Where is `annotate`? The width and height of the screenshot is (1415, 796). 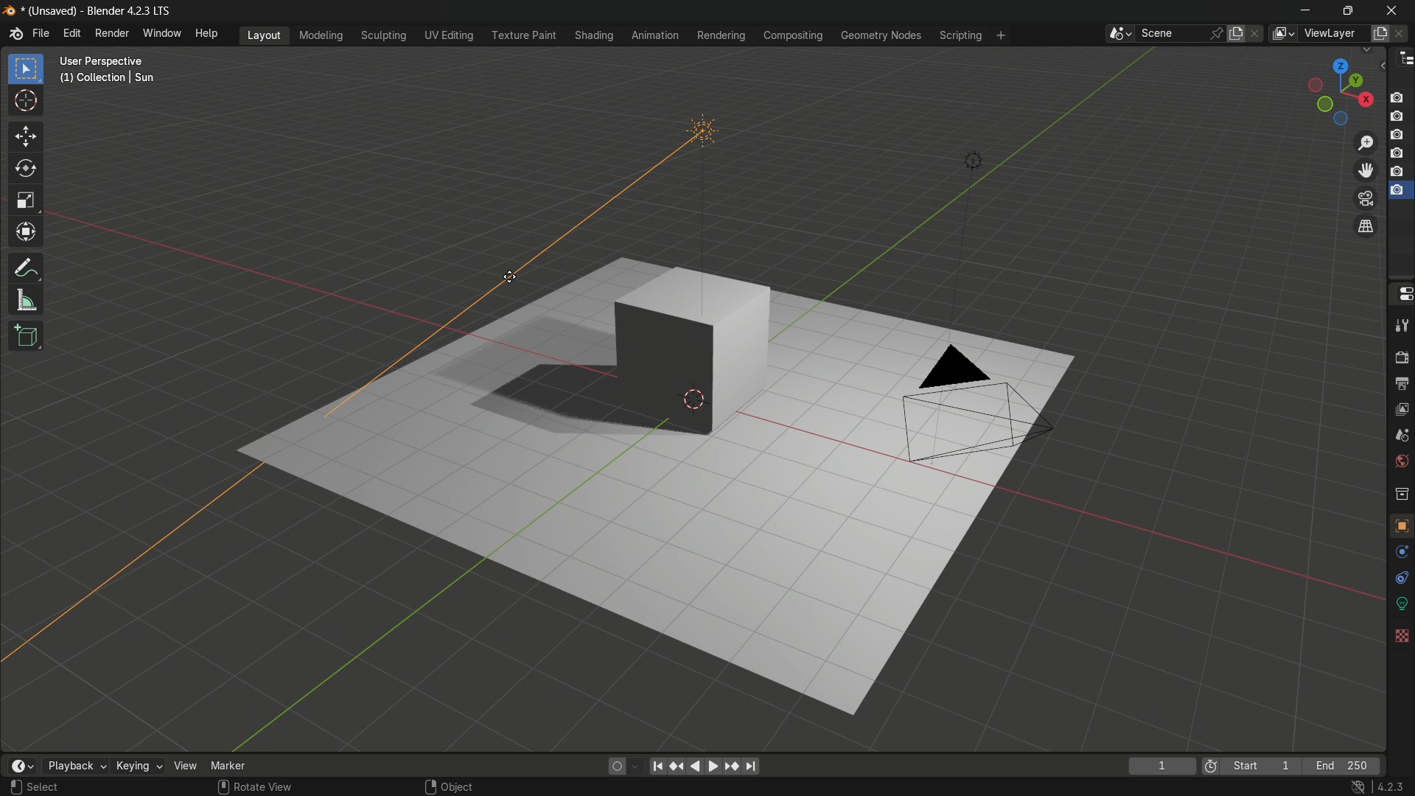
annotate is located at coordinates (27, 269).